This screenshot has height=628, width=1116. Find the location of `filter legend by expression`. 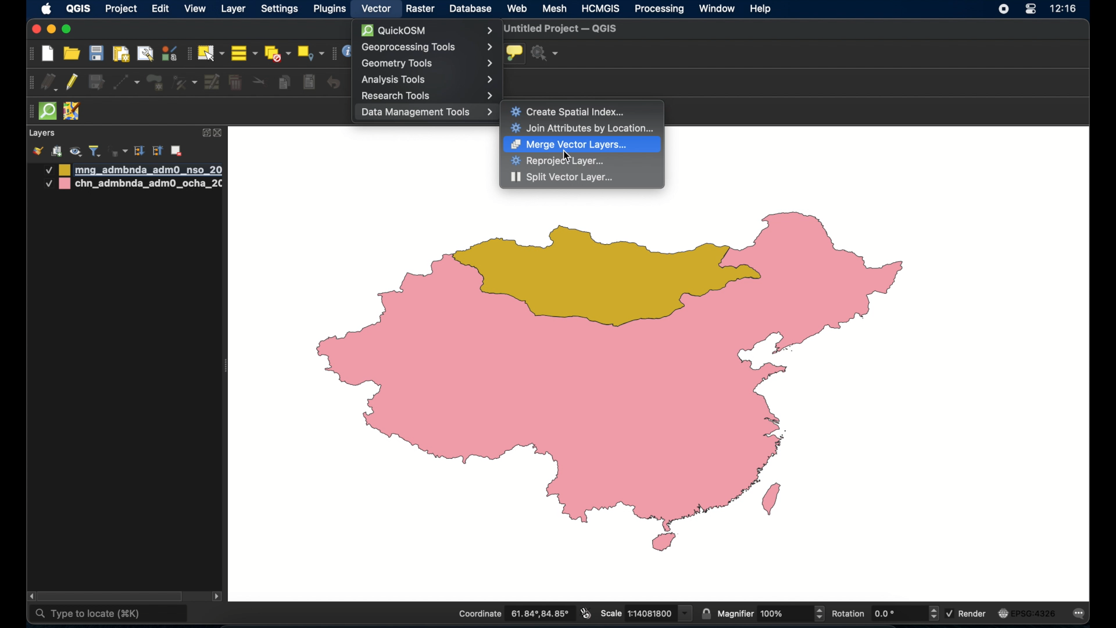

filter legend by expression is located at coordinates (117, 150).